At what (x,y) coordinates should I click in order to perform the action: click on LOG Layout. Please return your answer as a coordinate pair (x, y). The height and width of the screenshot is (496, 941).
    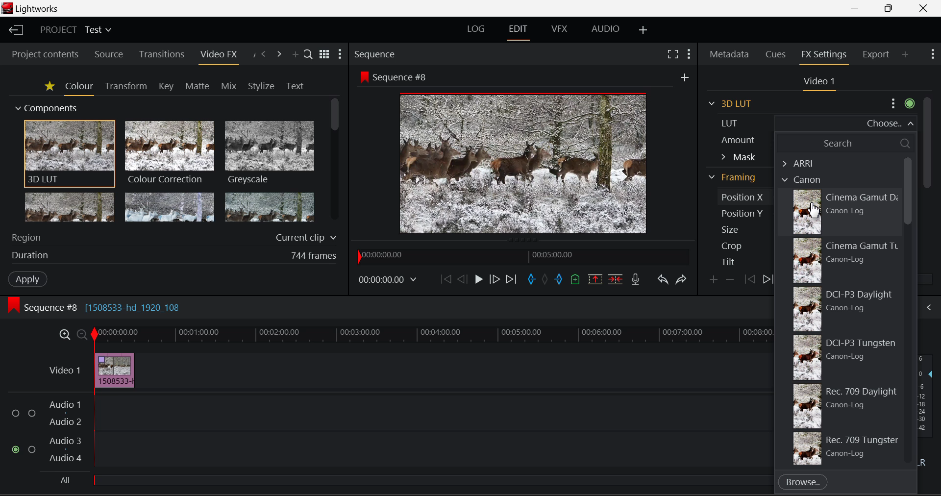
    Looking at the image, I should click on (477, 32).